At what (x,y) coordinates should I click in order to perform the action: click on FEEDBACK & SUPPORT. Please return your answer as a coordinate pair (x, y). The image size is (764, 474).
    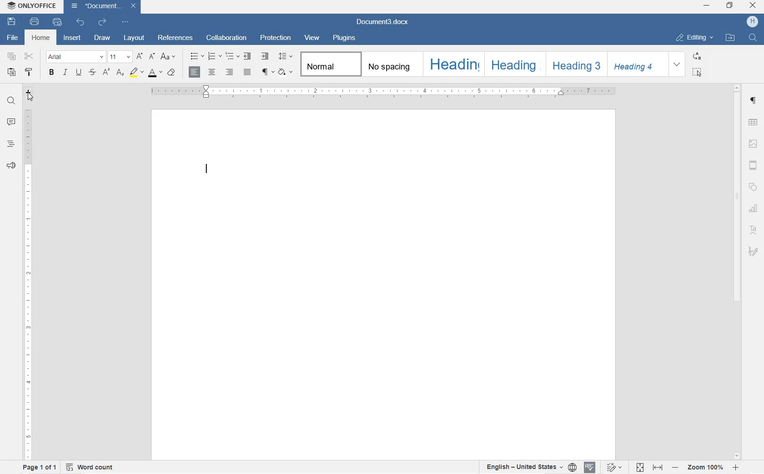
    Looking at the image, I should click on (11, 165).